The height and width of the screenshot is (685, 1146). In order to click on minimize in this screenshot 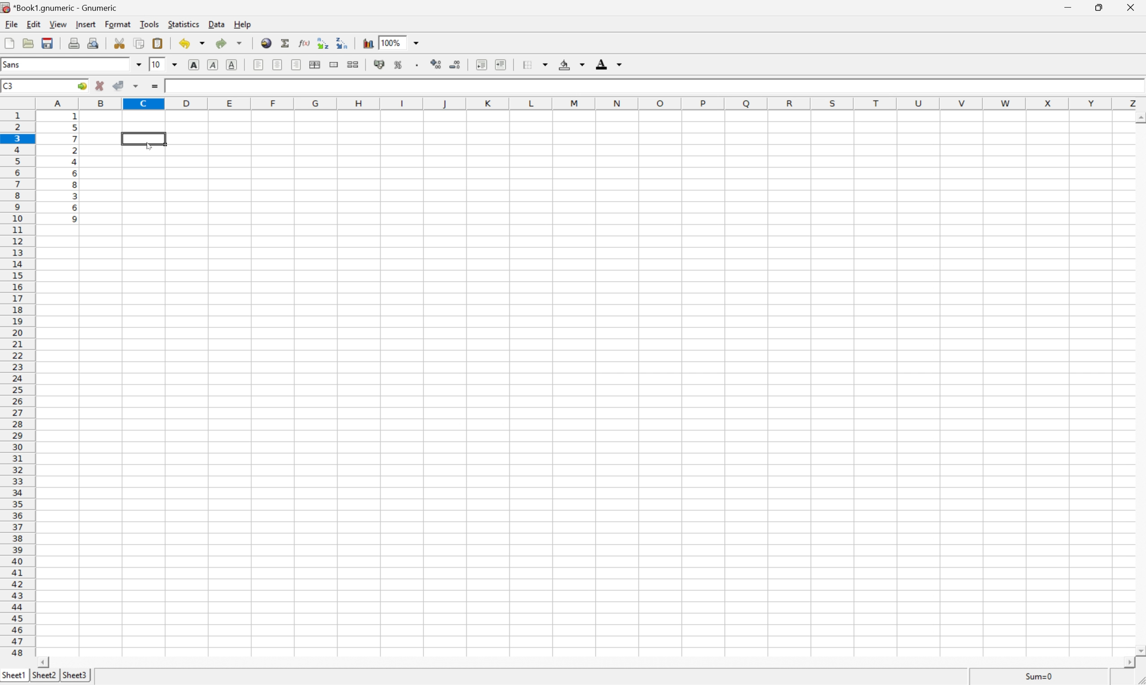, I will do `click(1072, 8)`.